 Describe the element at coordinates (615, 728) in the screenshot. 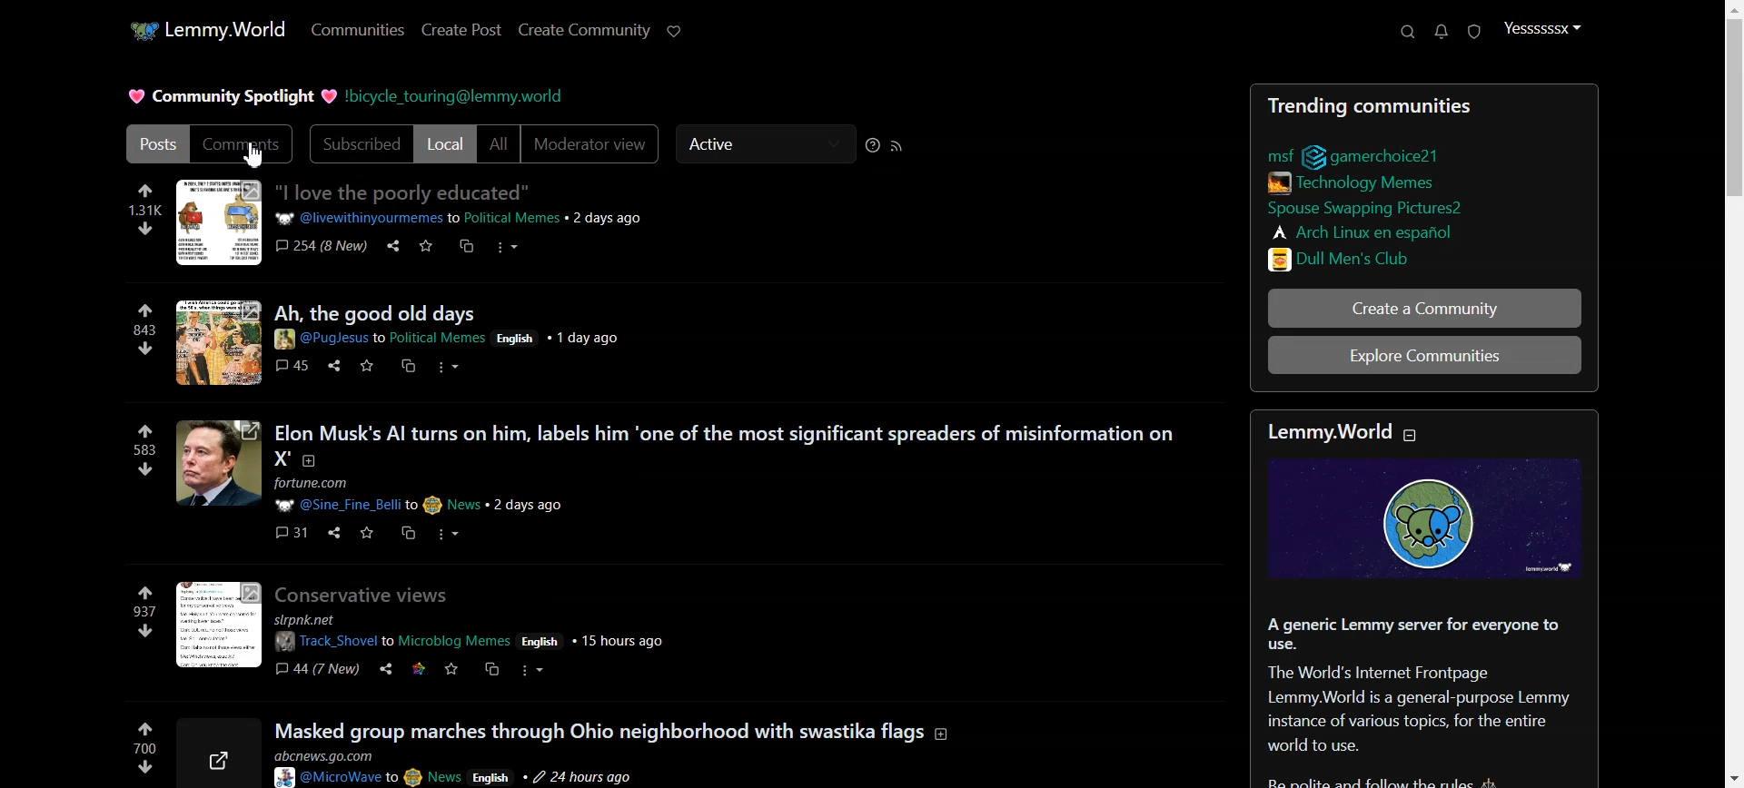

I see `post` at that location.